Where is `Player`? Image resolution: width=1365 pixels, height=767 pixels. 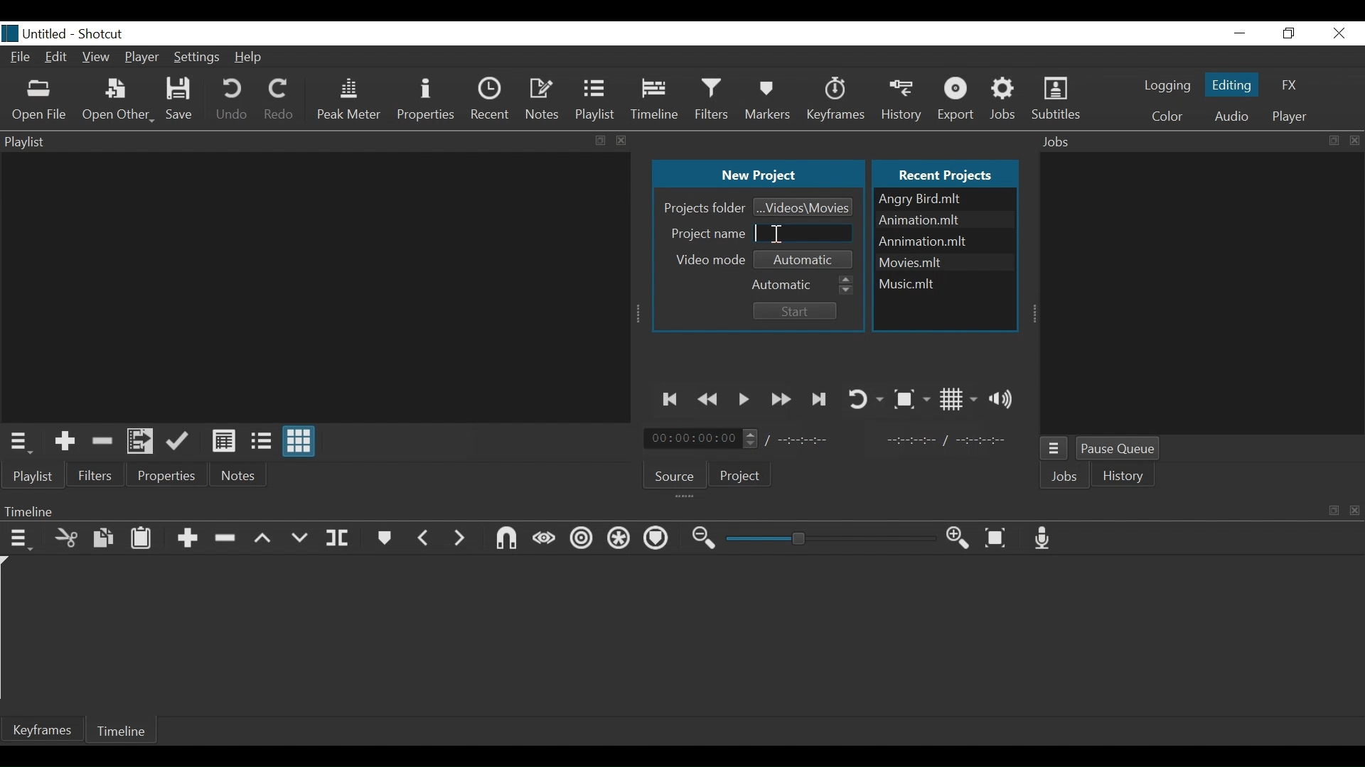 Player is located at coordinates (143, 57).